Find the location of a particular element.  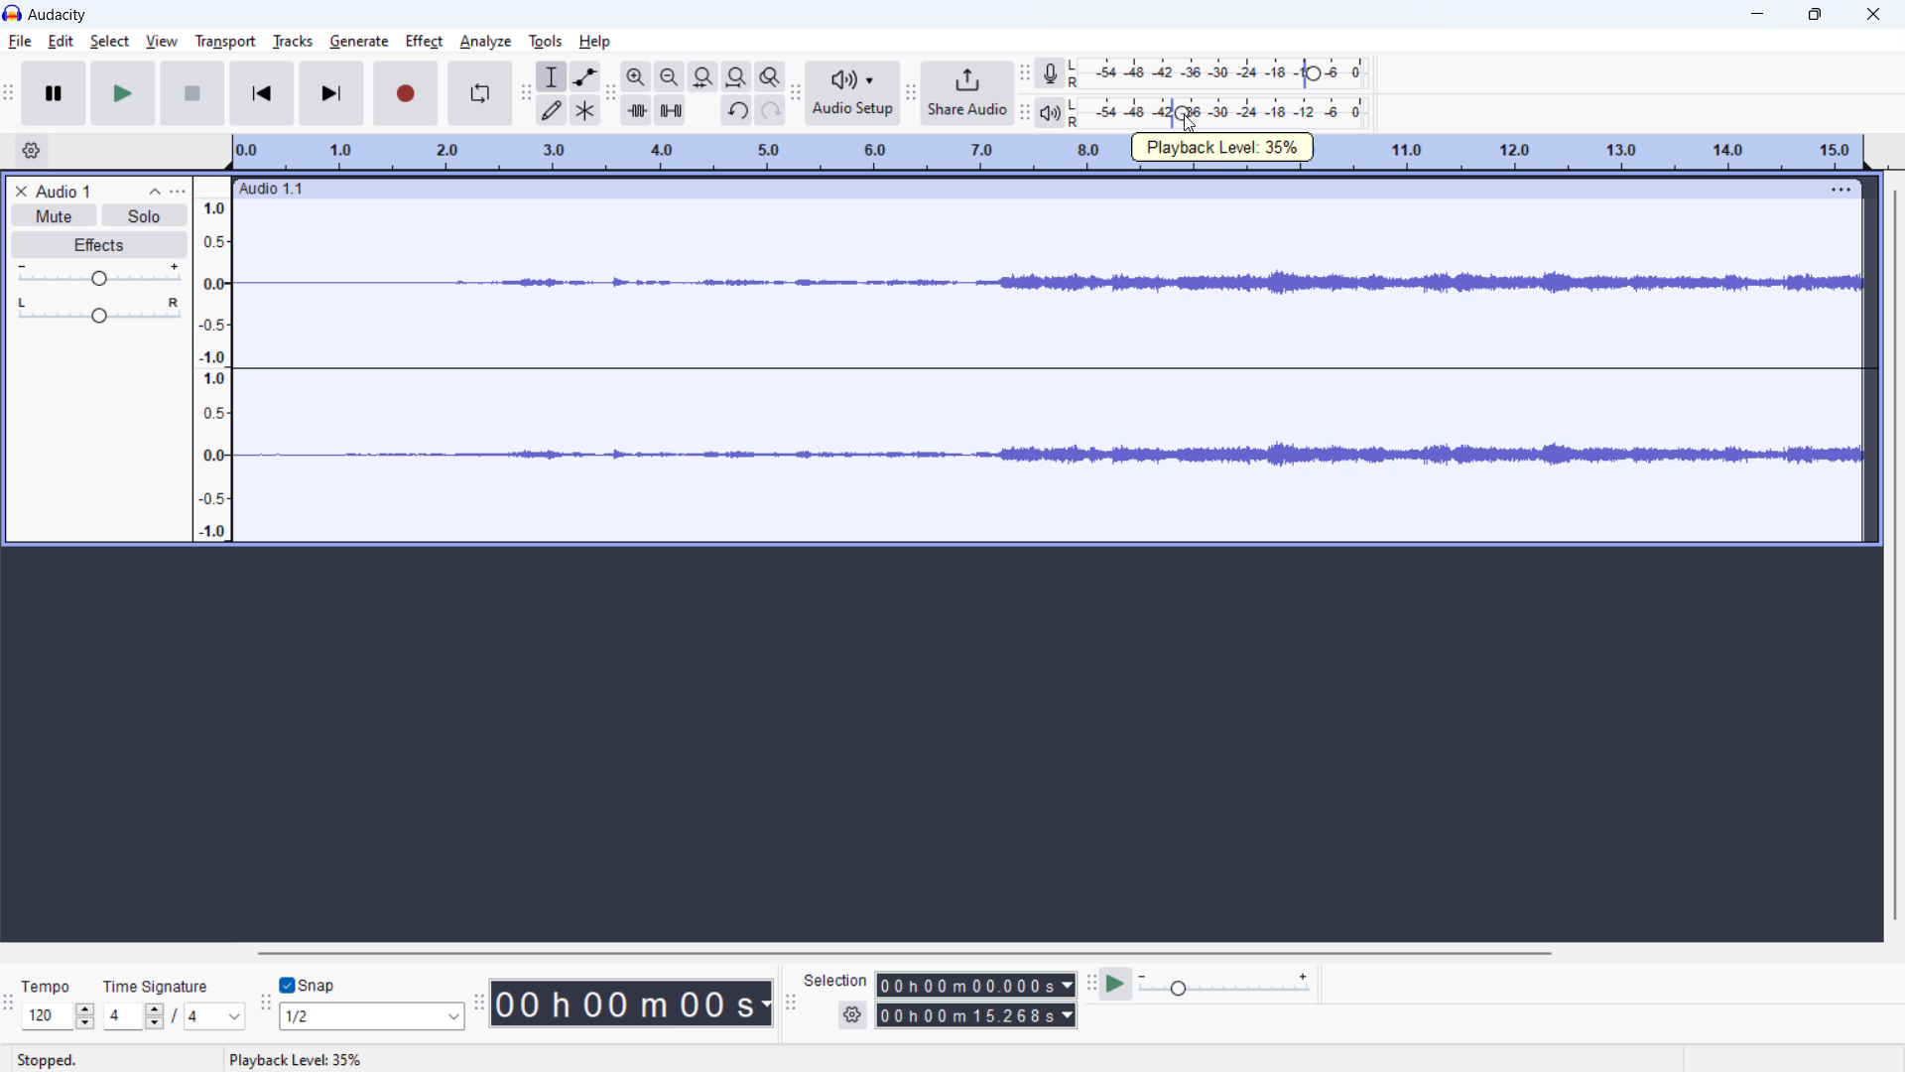

record is located at coordinates (406, 94).